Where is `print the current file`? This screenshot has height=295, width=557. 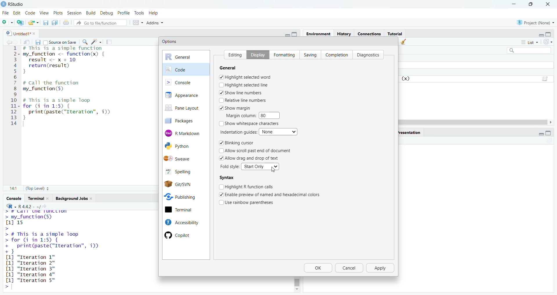 print the current file is located at coordinates (67, 22).